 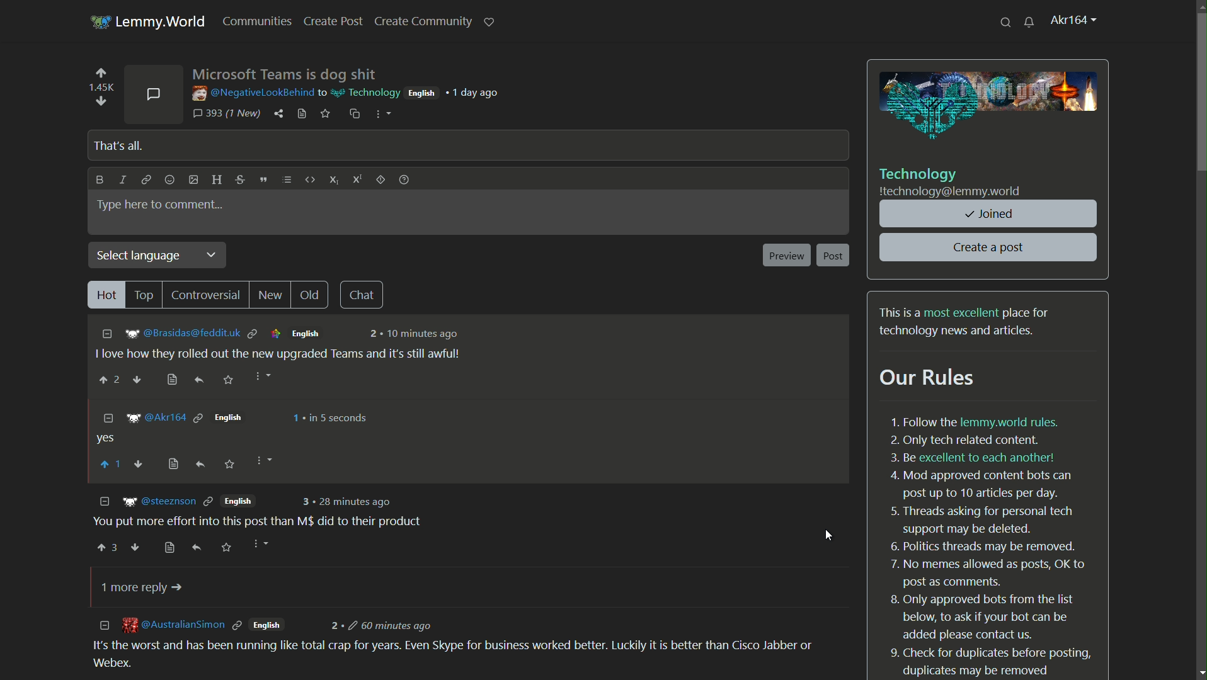 What do you see at coordinates (403, 181) in the screenshot?
I see `formatting help` at bounding box center [403, 181].